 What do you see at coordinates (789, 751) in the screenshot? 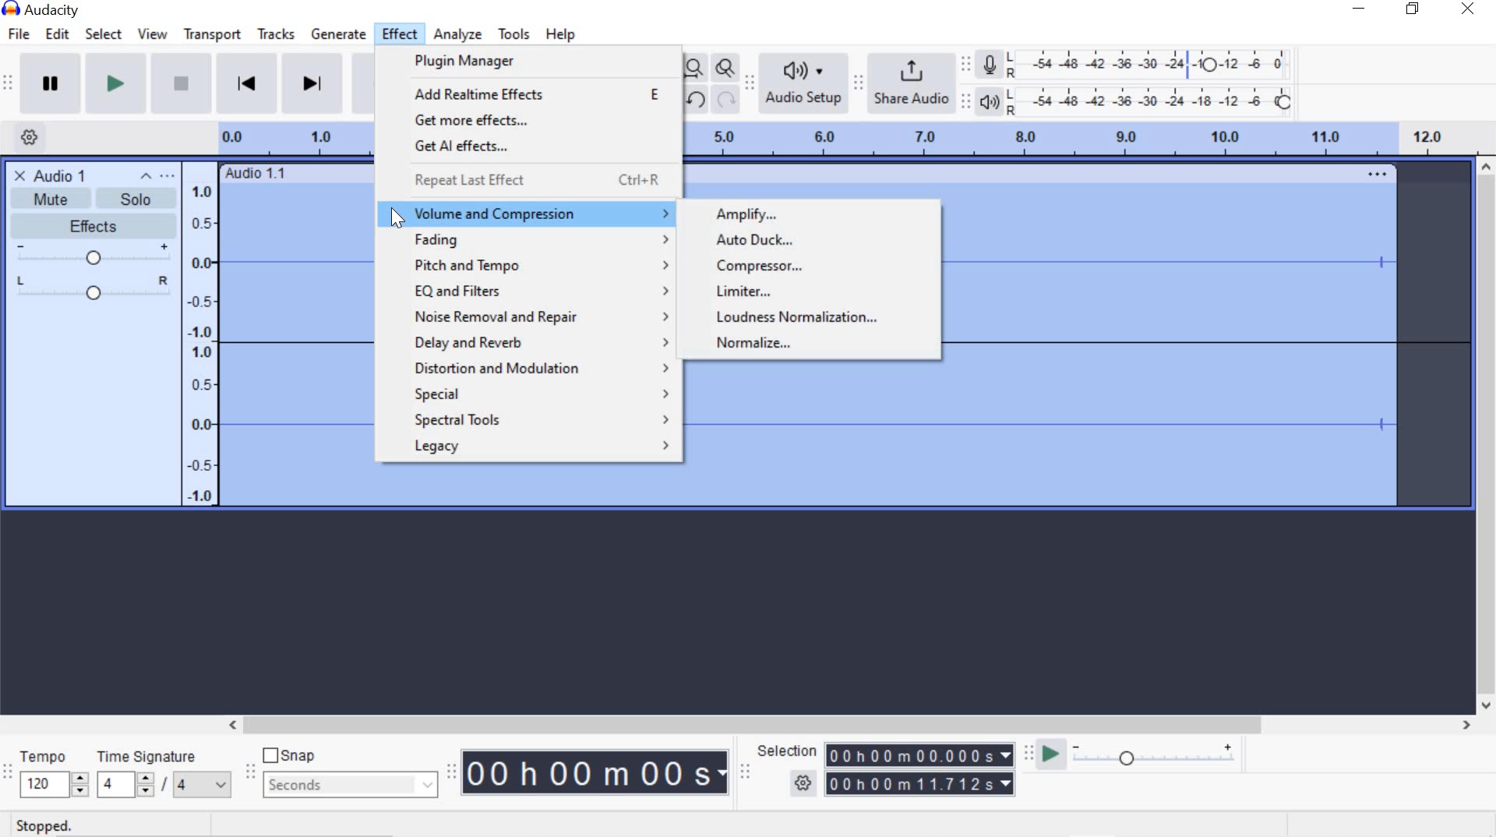
I see `SELECTION` at bounding box center [789, 751].